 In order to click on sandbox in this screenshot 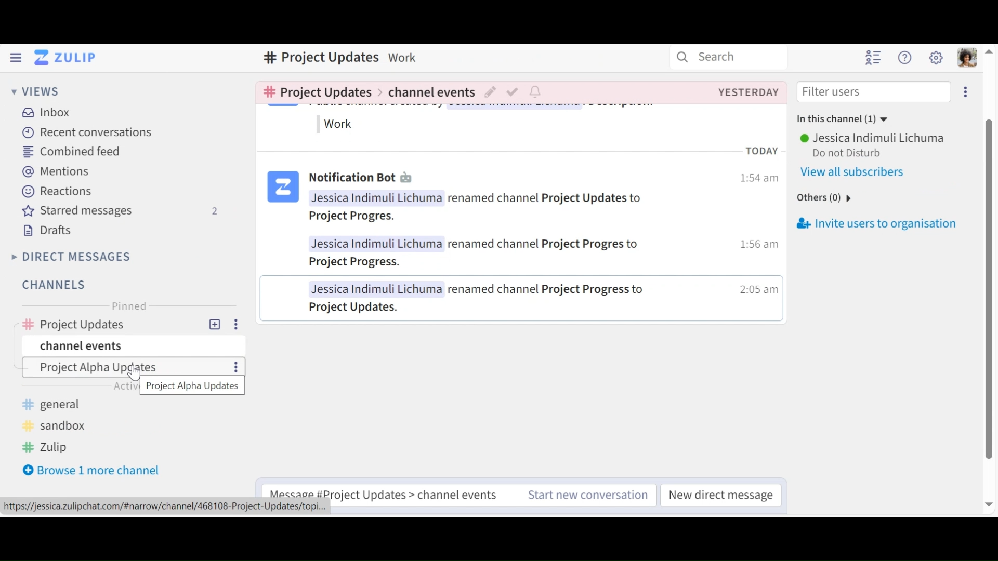, I will do `click(56, 425)`.